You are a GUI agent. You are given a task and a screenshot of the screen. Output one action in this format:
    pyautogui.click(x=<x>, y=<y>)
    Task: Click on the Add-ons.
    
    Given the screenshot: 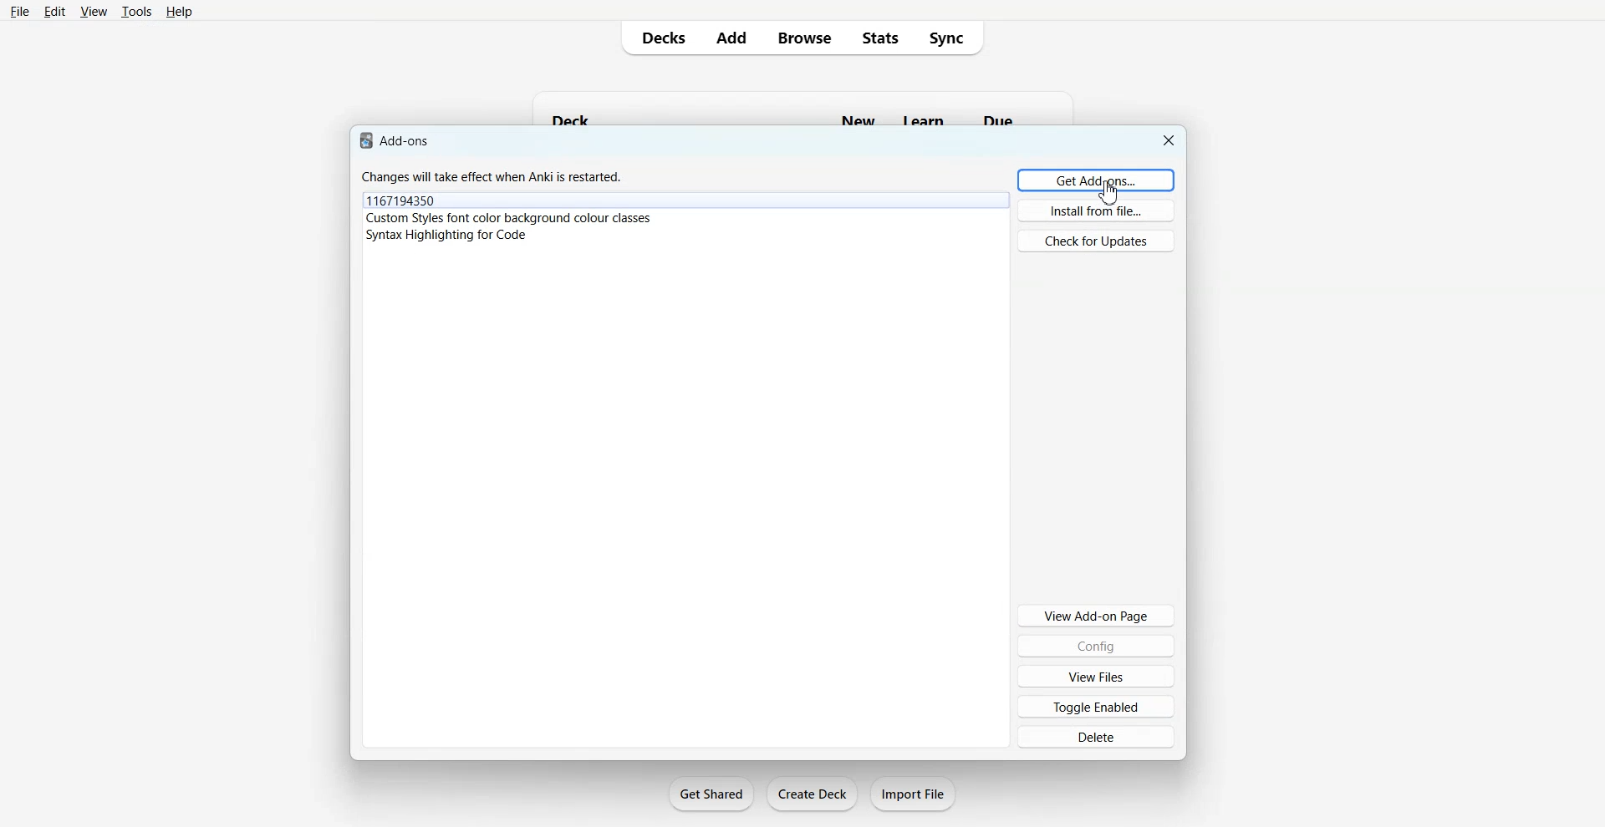 What is the action you would take?
    pyautogui.click(x=397, y=139)
    